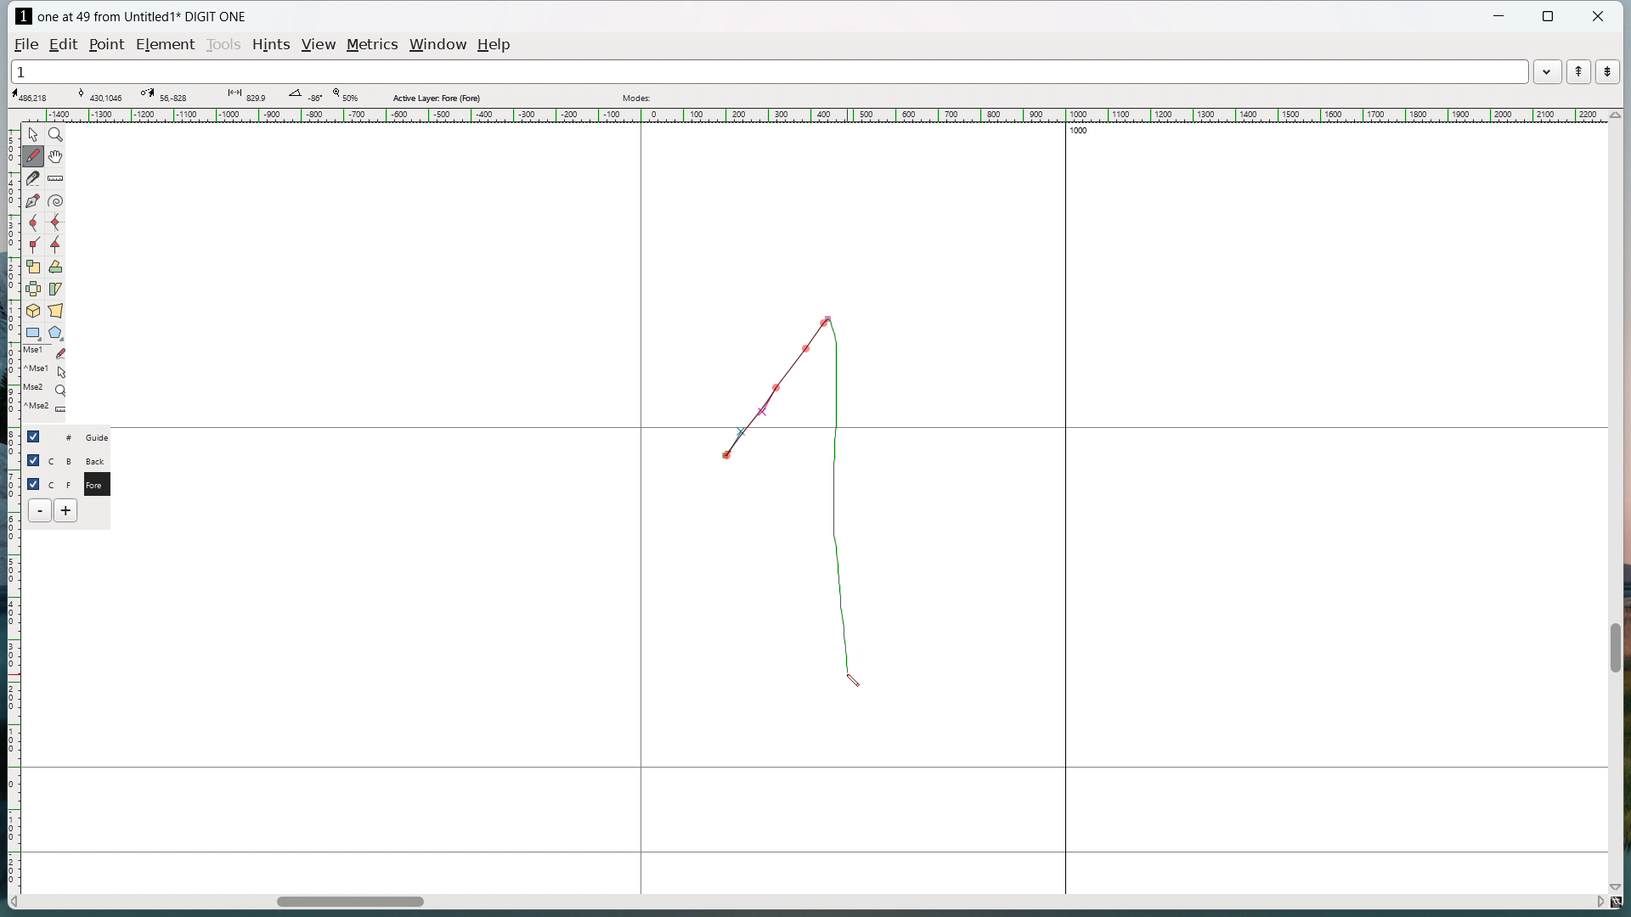 Image resolution: width=1631 pixels, height=917 pixels. I want to click on vertical ruler, so click(12, 499).